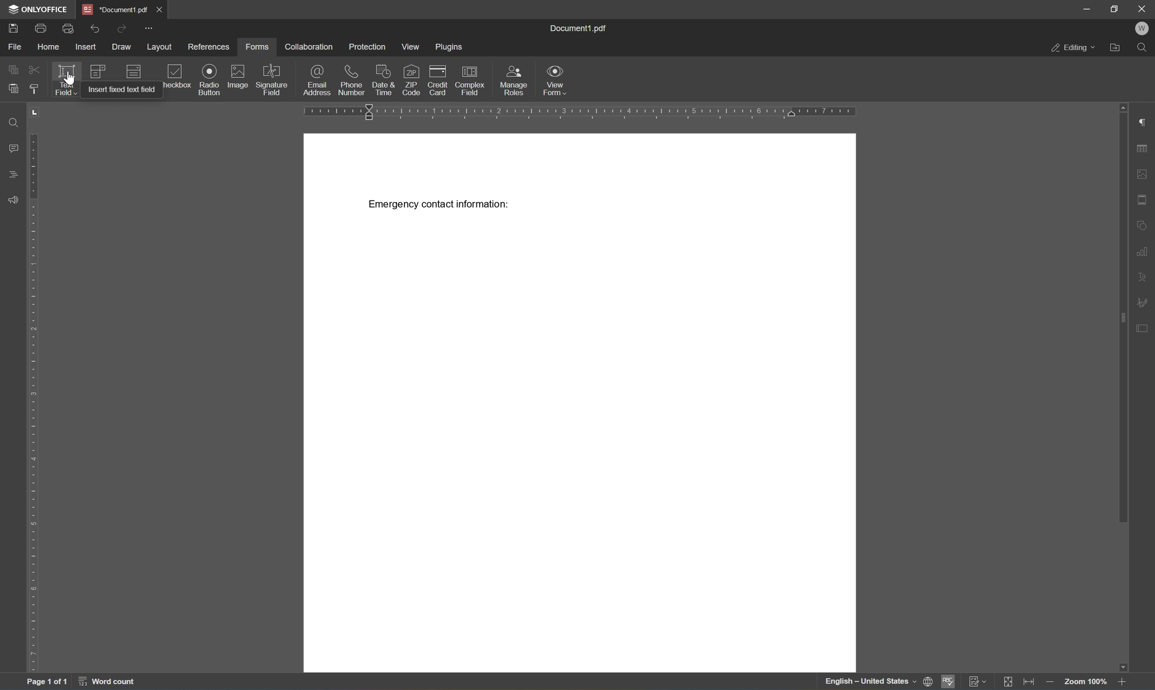  Describe the element at coordinates (1033, 682) in the screenshot. I see `fit to width` at that location.